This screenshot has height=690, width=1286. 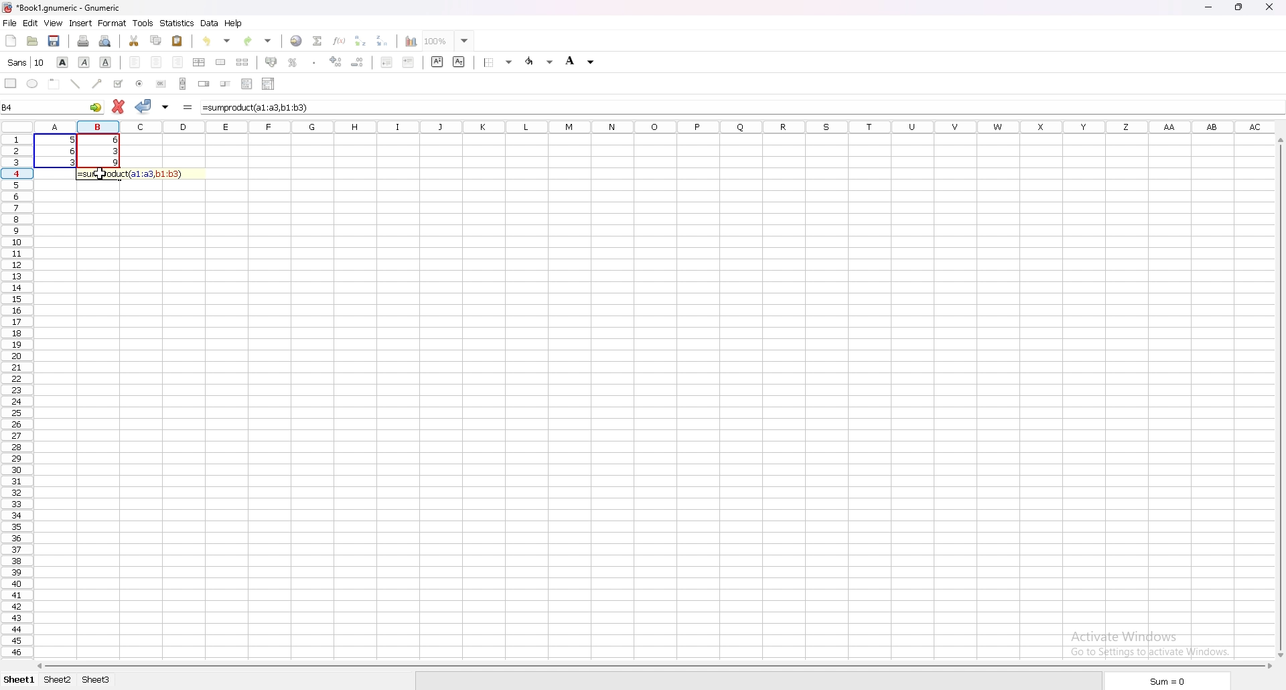 What do you see at coordinates (242, 62) in the screenshot?
I see `split merged cell` at bounding box center [242, 62].